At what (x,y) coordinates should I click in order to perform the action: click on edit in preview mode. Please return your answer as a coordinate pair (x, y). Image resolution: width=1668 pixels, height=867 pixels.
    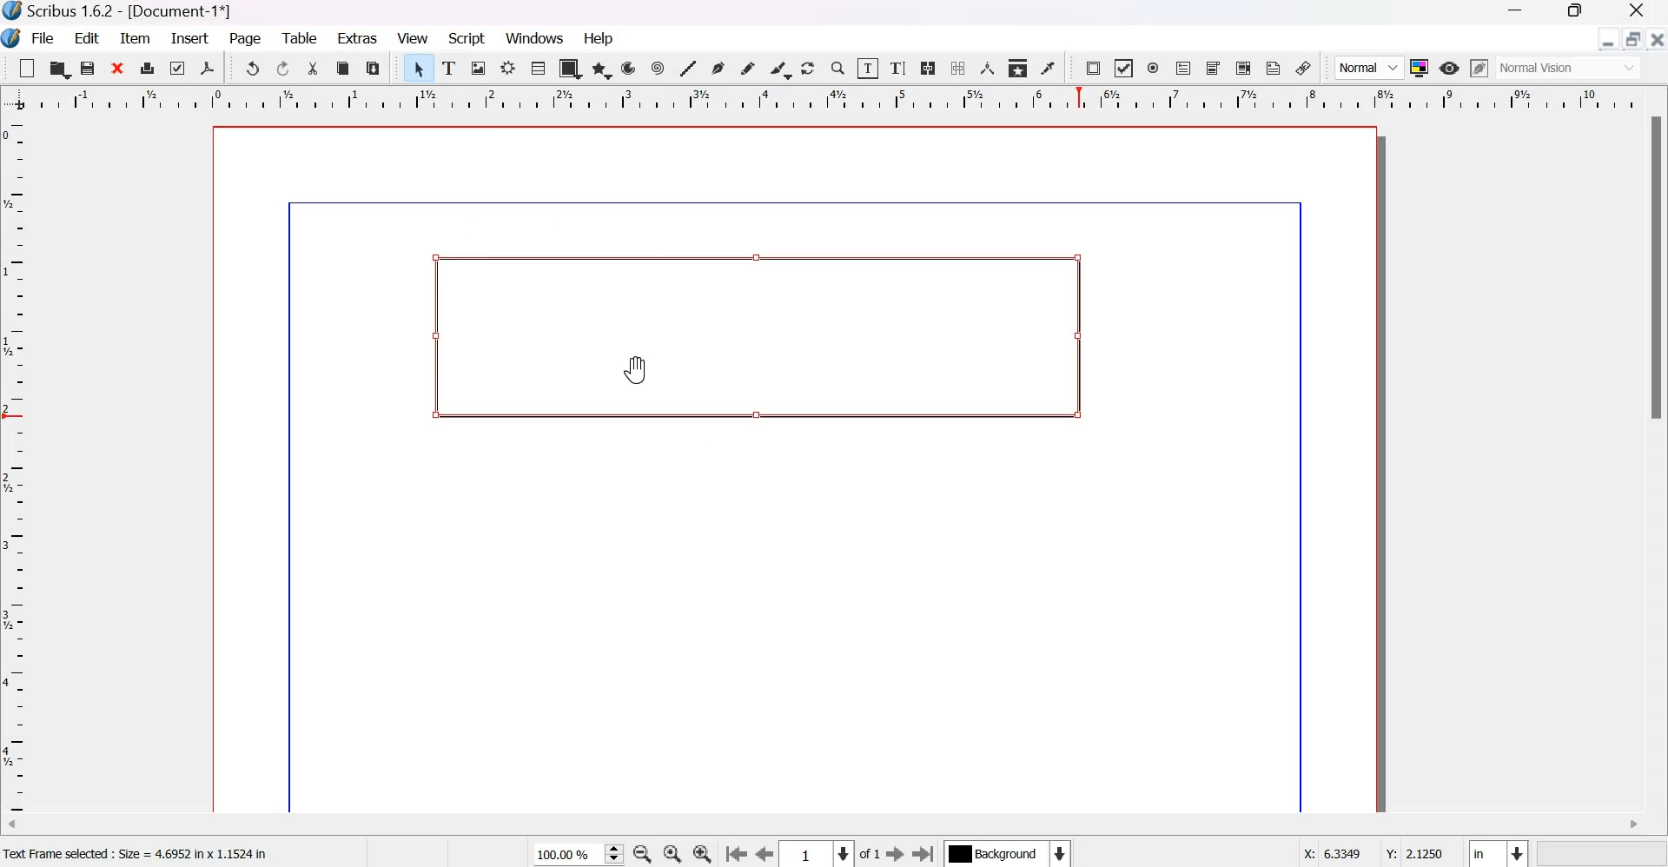
    Looking at the image, I should click on (1479, 68).